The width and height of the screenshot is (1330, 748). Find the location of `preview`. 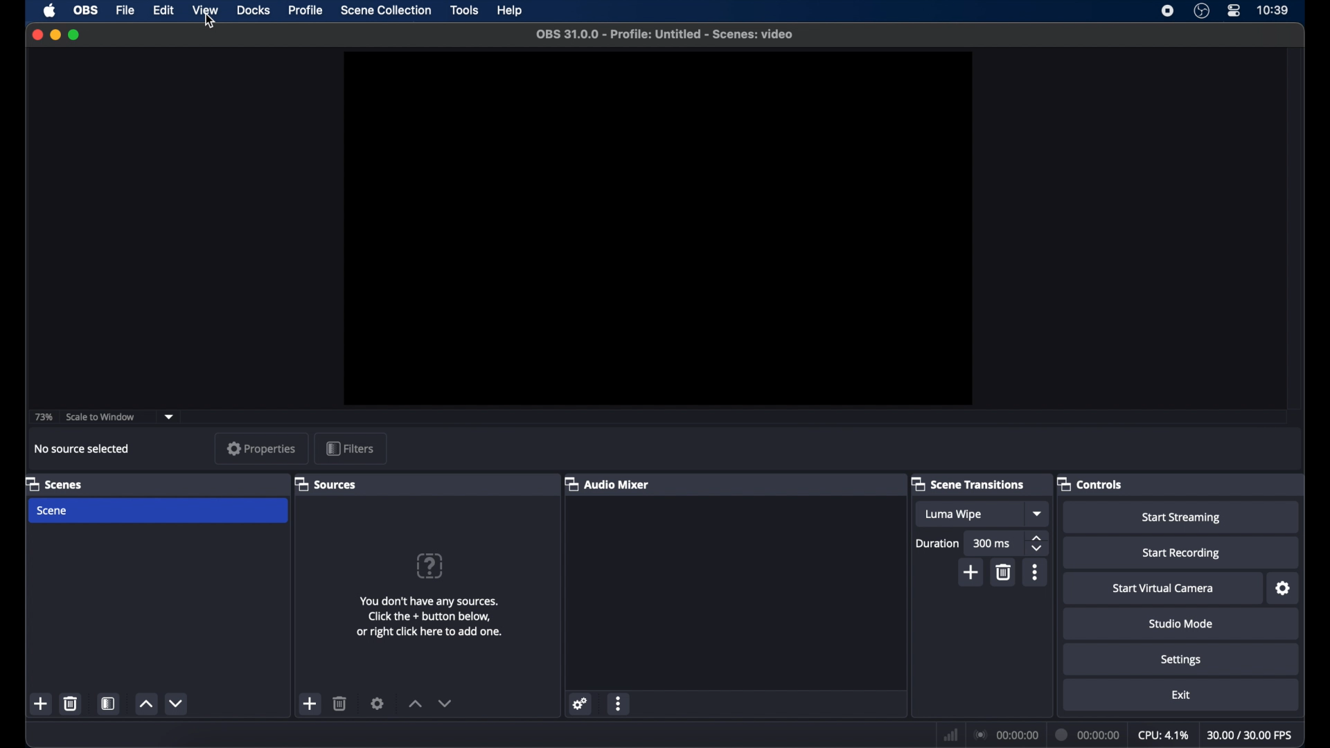

preview is located at coordinates (657, 229).